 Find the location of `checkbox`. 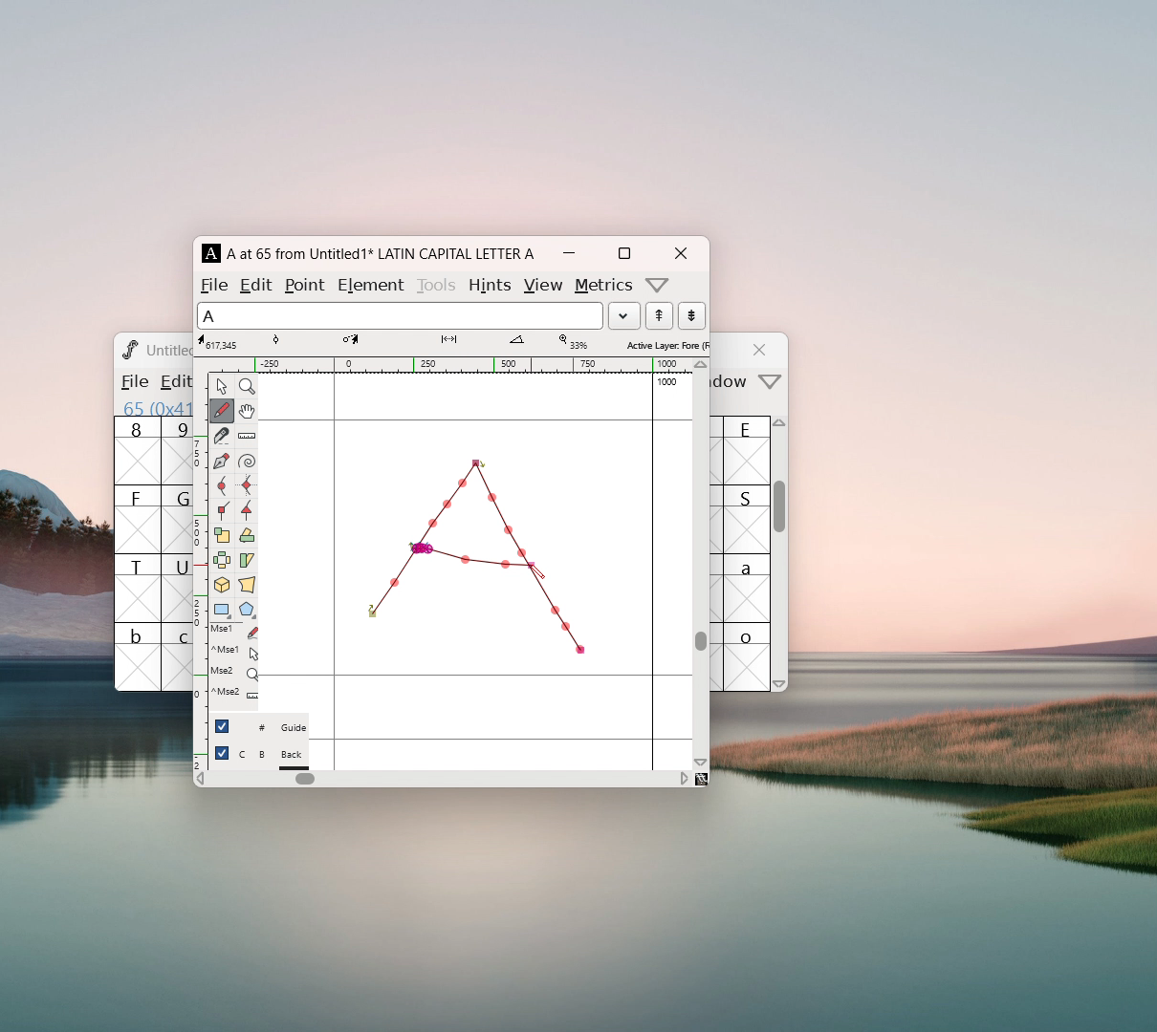

checkbox is located at coordinates (222, 725).